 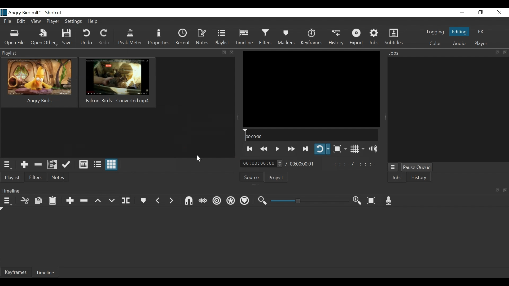 I want to click on Update, so click(x=67, y=165).